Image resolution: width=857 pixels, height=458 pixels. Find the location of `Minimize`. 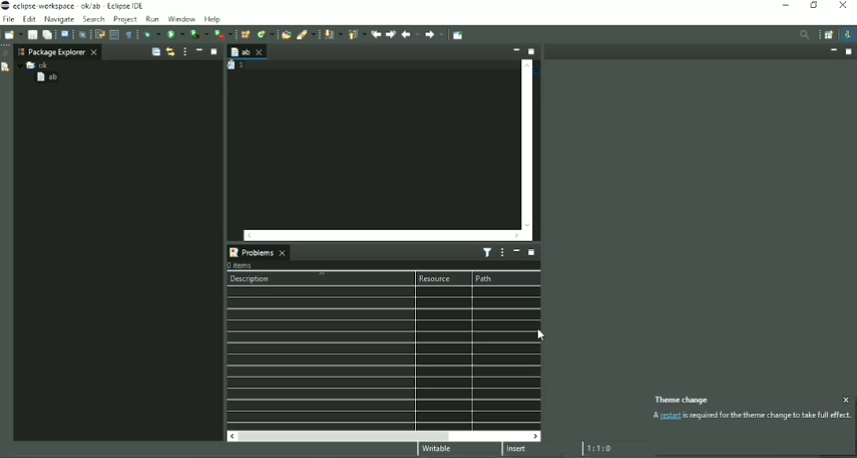

Minimize is located at coordinates (199, 49).